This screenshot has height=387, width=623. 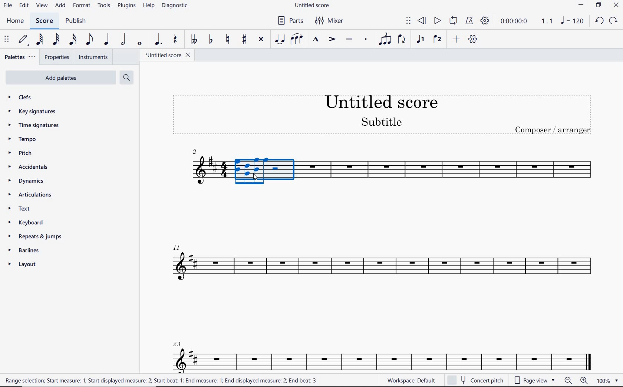 I want to click on SELECET TO MOVE, so click(x=7, y=40).